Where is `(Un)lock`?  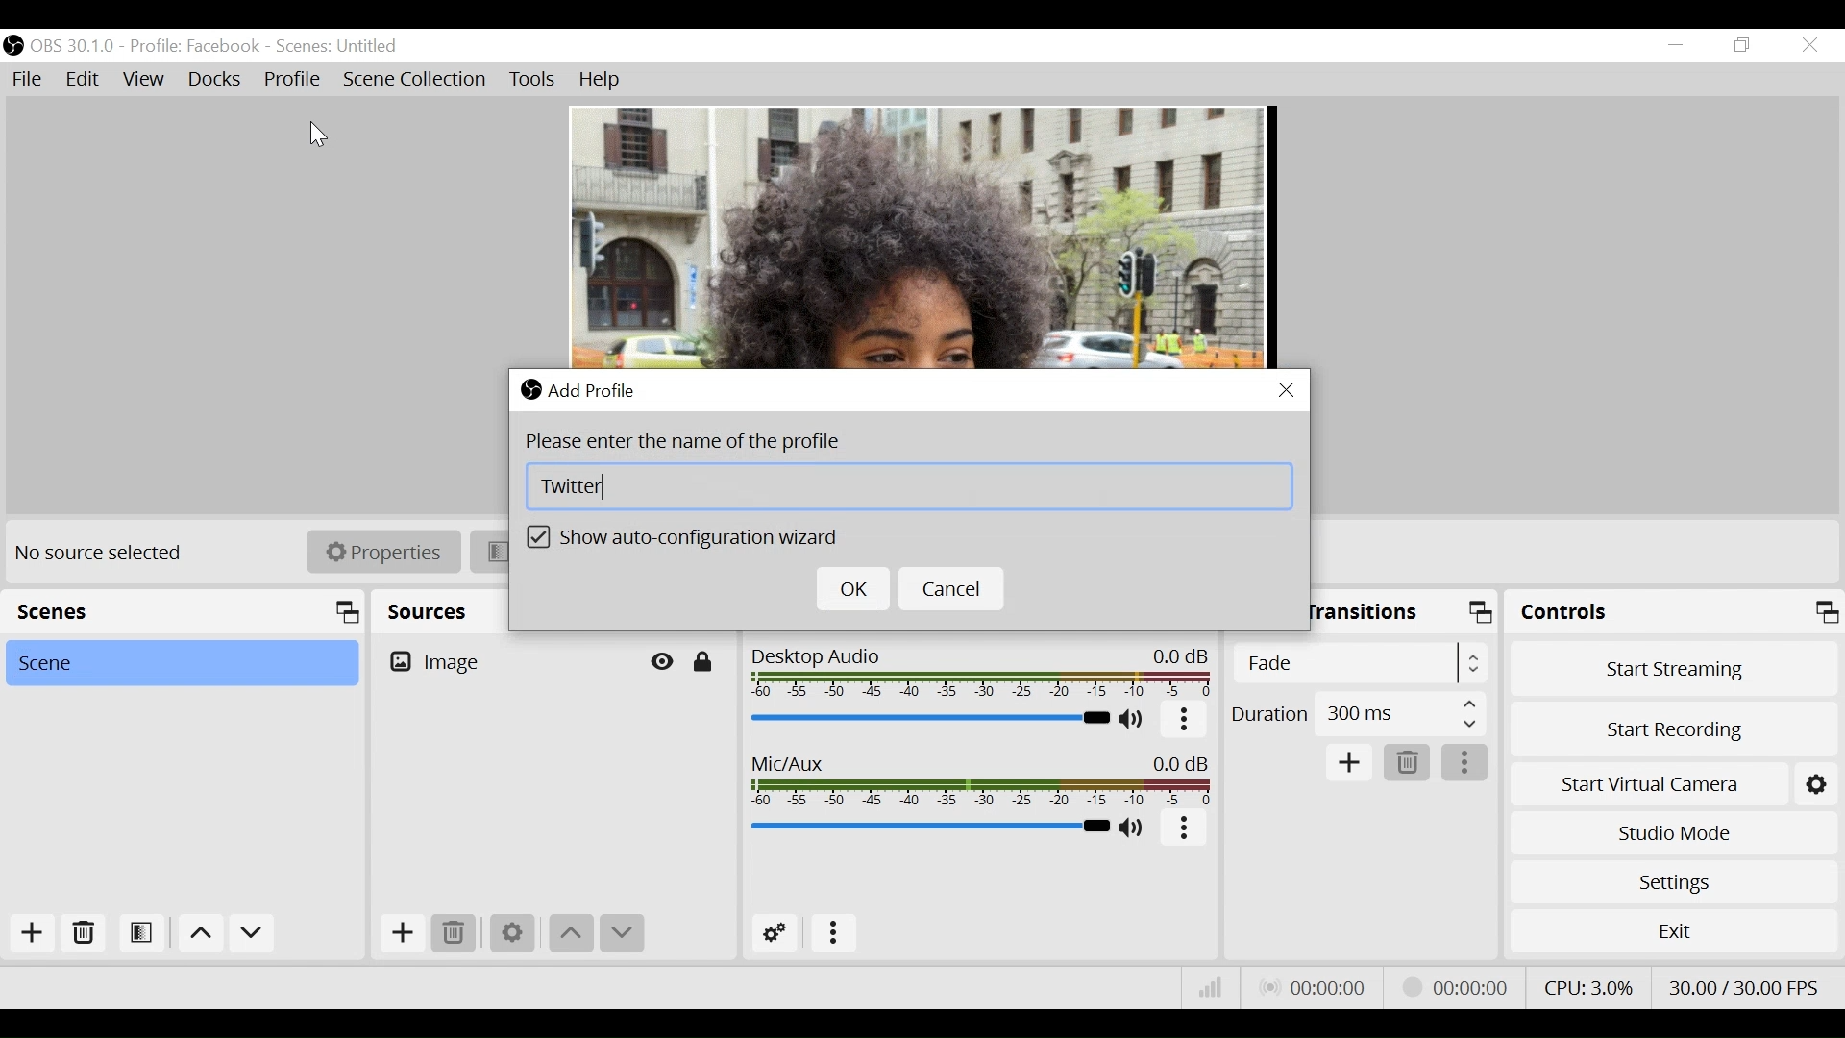 (Un)lock is located at coordinates (702, 662).